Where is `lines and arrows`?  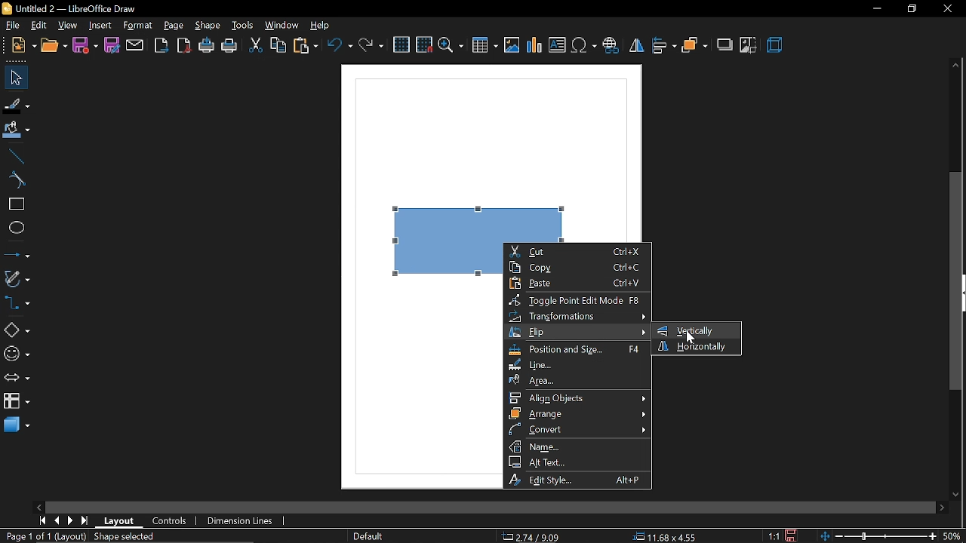 lines and arrows is located at coordinates (17, 253).